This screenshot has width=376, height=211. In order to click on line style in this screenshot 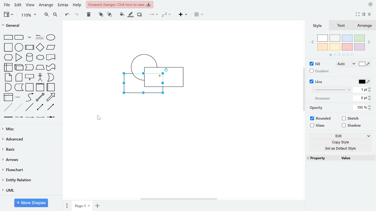, I will do `click(331, 90)`.